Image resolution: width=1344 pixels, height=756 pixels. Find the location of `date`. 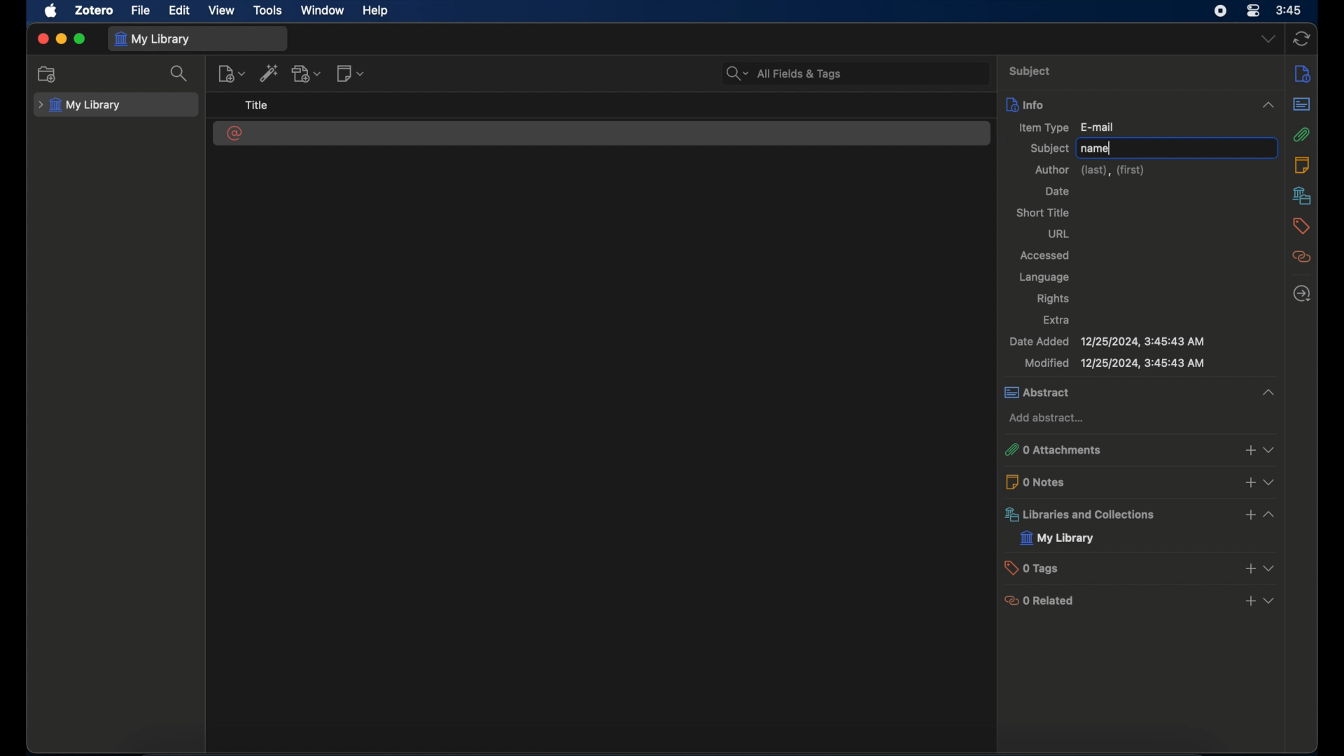

date is located at coordinates (1057, 192).